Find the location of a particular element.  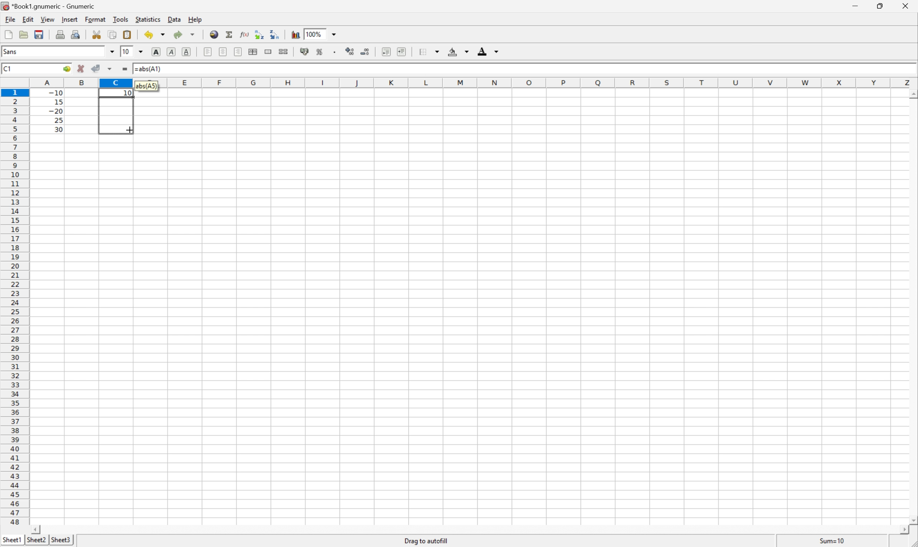

Decrease the number of decimals displayed is located at coordinates (365, 52).